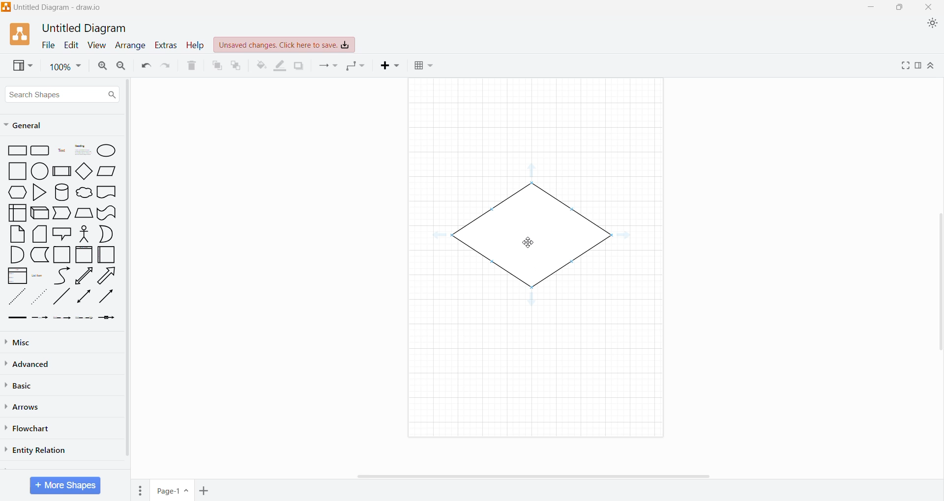 This screenshot has width=944, height=501. What do you see at coordinates (357, 65) in the screenshot?
I see `Waypoints` at bounding box center [357, 65].